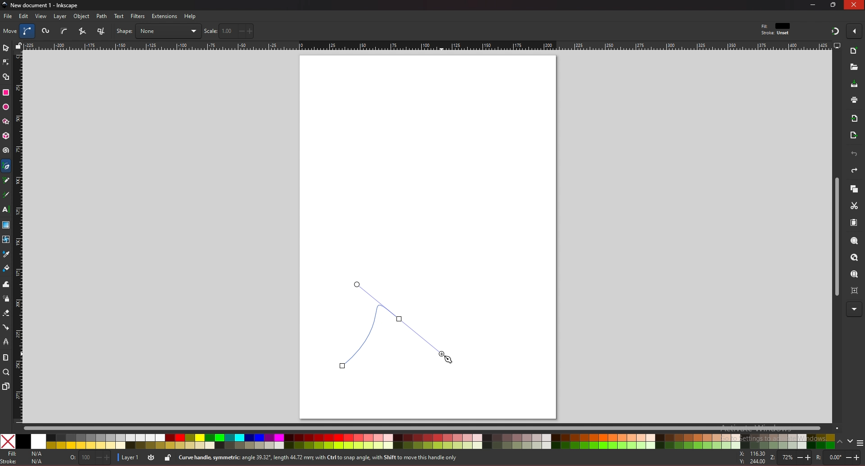 This screenshot has height=466, width=865. What do you see at coordinates (854, 154) in the screenshot?
I see `undo` at bounding box center [854, 154].